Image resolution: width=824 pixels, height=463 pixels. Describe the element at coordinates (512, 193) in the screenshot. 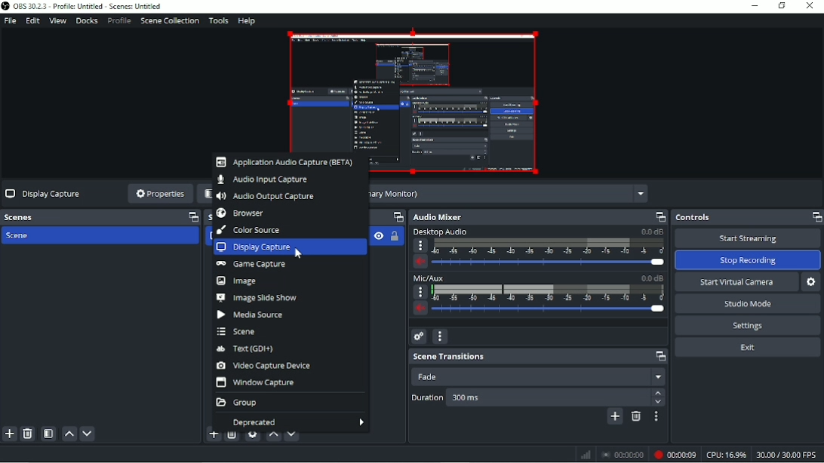

I see `Display` at that location.